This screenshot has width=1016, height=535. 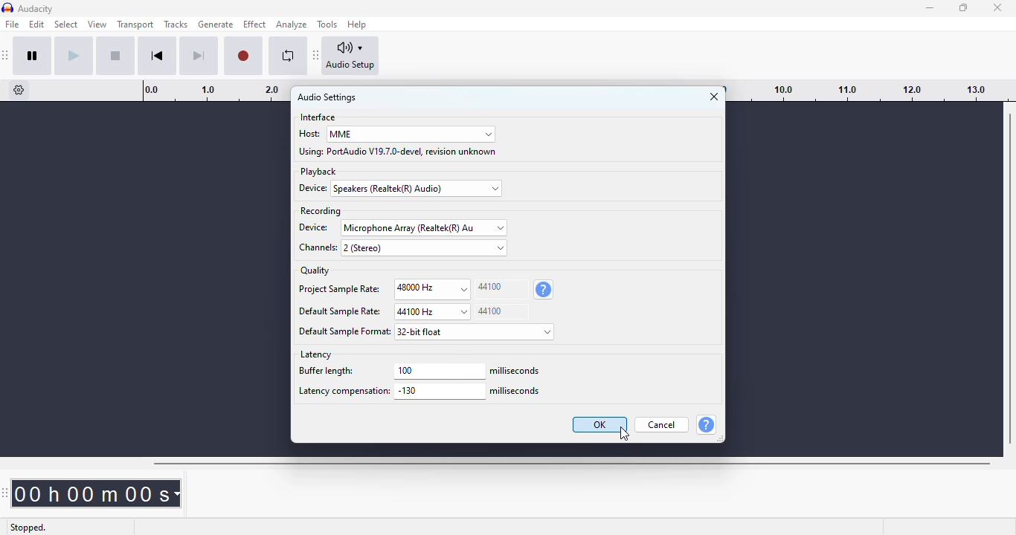 I want to click on audacity, so click(x=36, y=9).